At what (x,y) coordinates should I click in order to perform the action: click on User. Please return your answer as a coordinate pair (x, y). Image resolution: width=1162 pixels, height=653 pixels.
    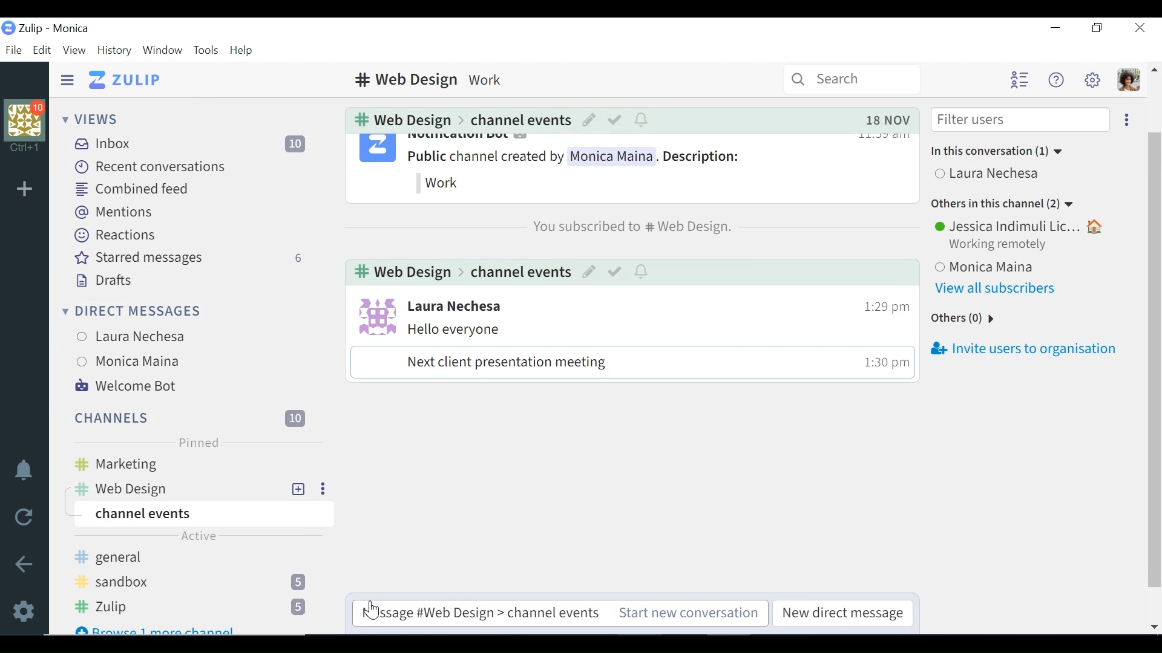
    Looking at the image, I should click on (455, 306).